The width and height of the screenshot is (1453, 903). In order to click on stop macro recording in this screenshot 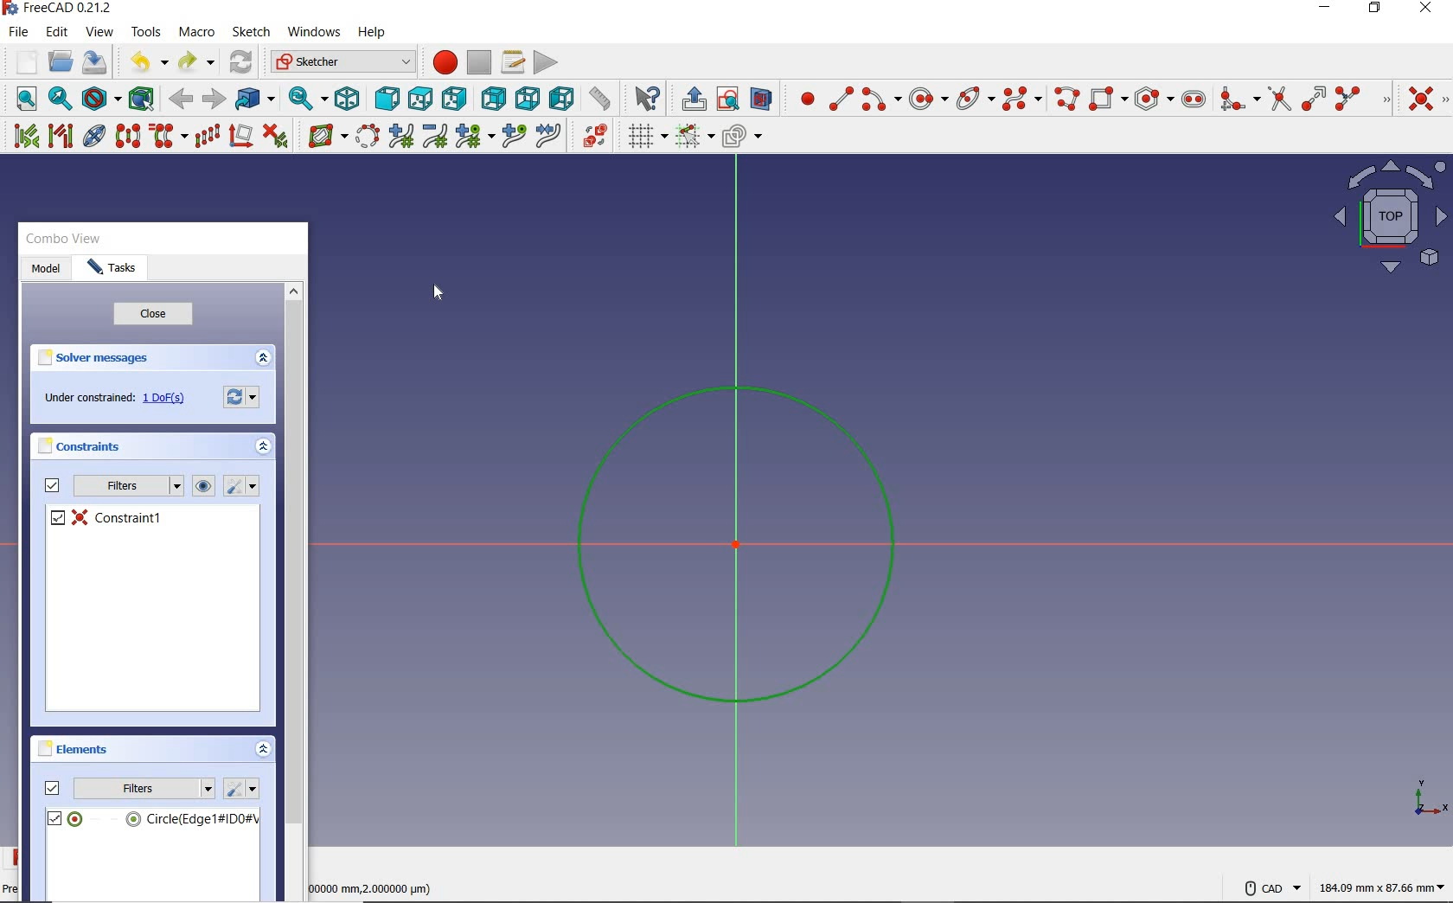, I will do `click(479, 61)`.